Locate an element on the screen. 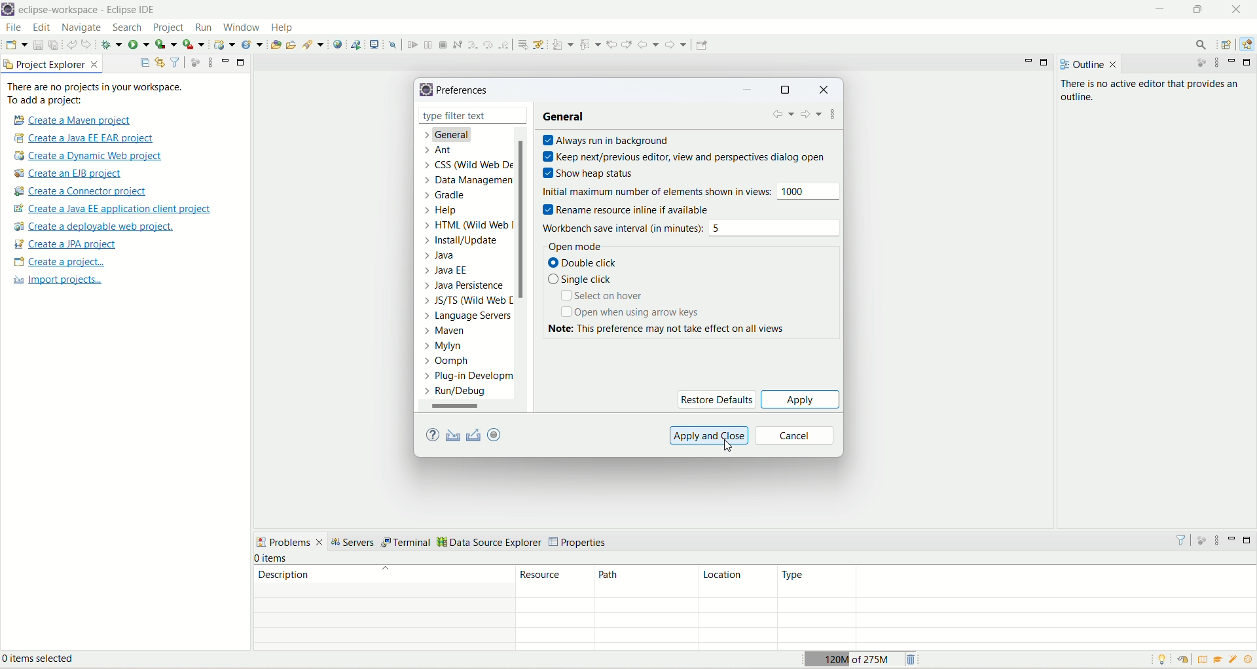  undo is located at coordinates (71, 43).